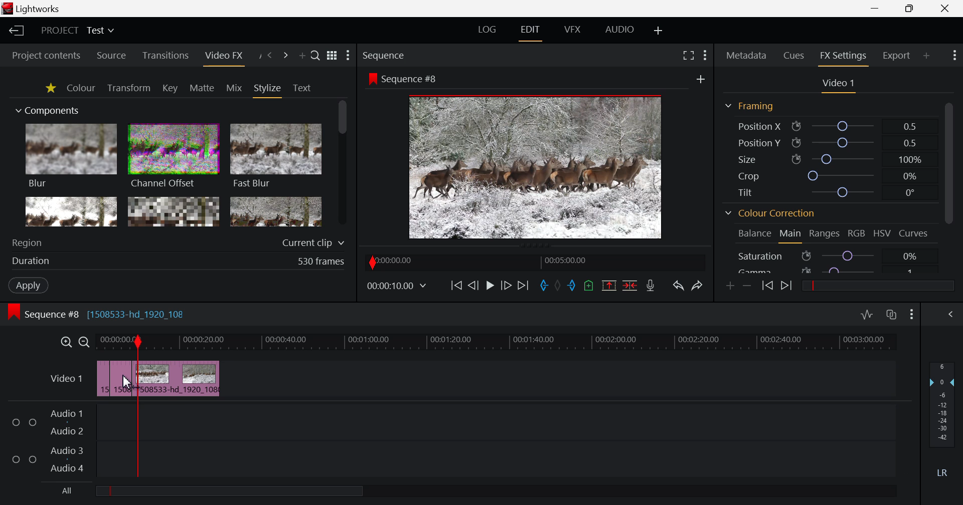 The height and width of the screenshot is (505, 963). I want to click on EDIT Layout, so click(529, 32).